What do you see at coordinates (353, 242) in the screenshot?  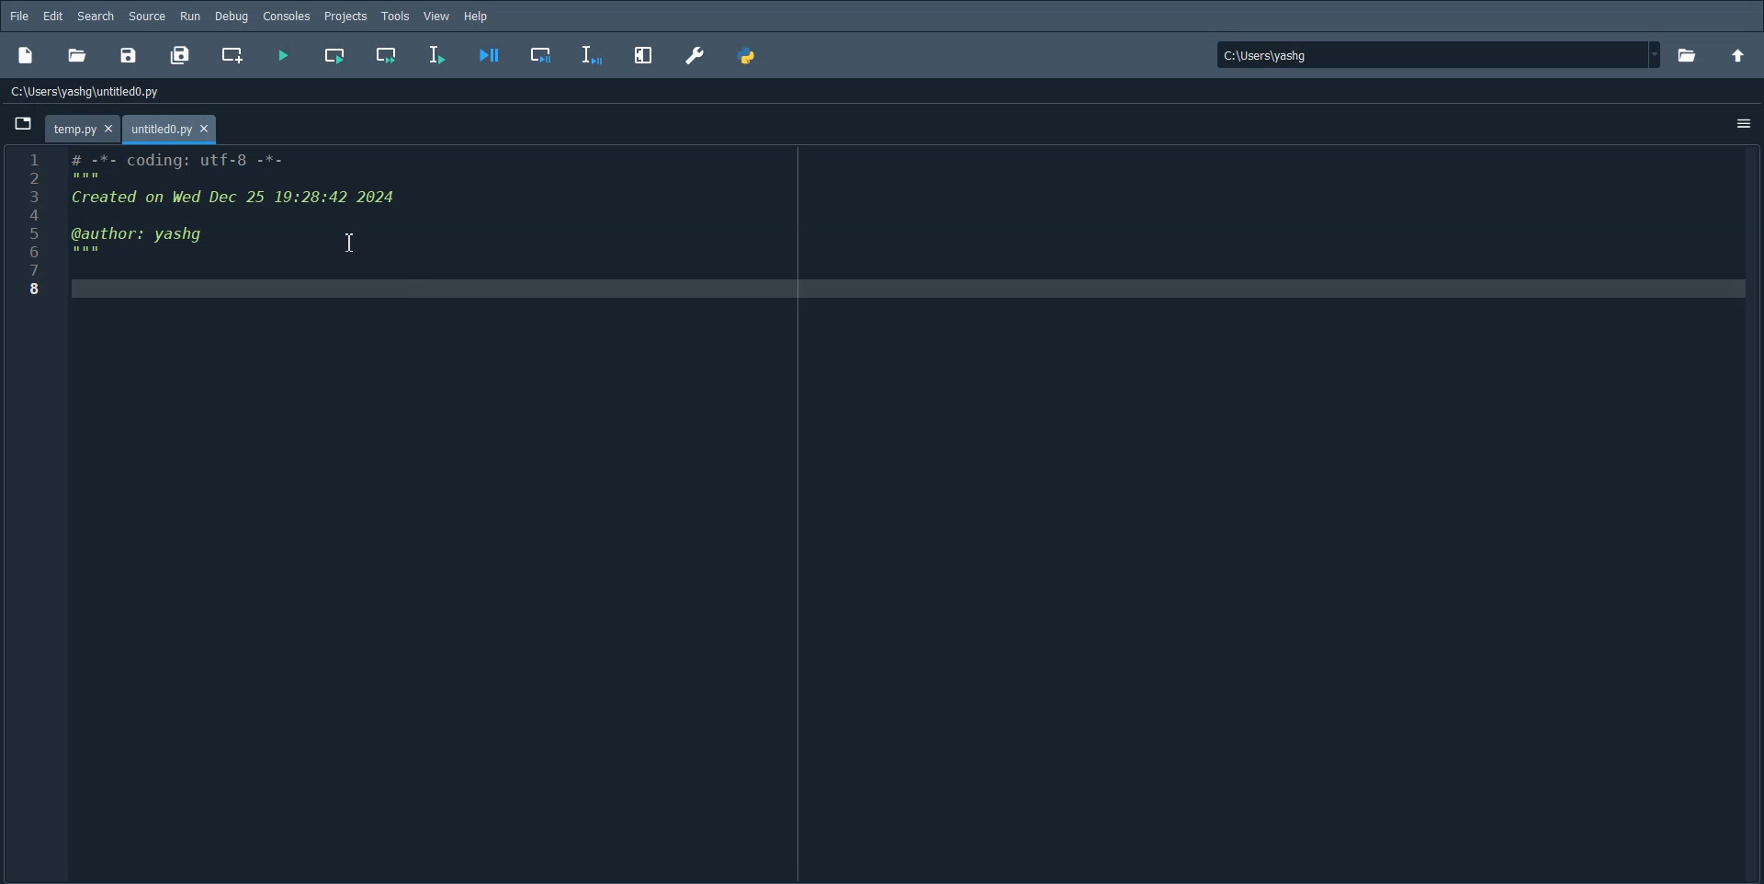 I see `Text Cursor` at bounding box center [353, 242].